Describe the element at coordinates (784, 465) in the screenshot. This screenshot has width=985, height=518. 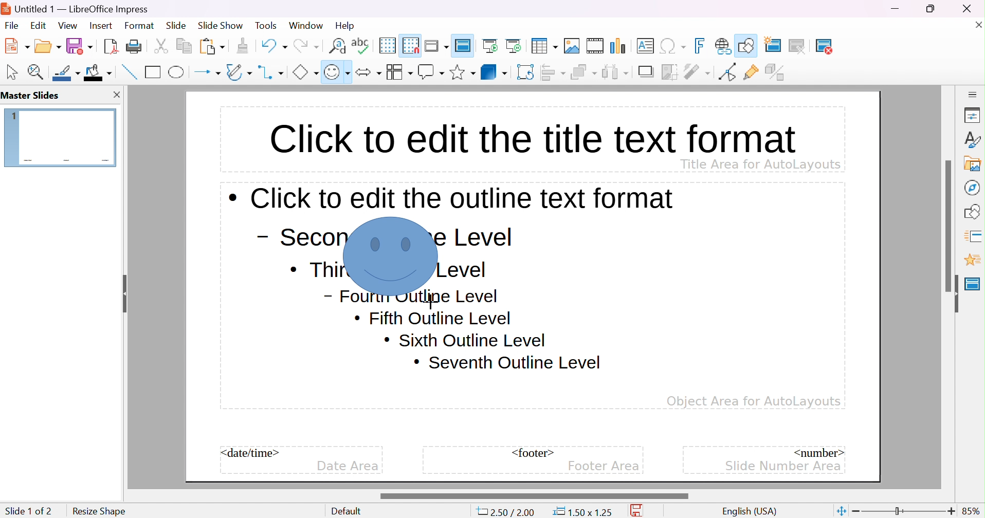
I see `slide number area` at that location.